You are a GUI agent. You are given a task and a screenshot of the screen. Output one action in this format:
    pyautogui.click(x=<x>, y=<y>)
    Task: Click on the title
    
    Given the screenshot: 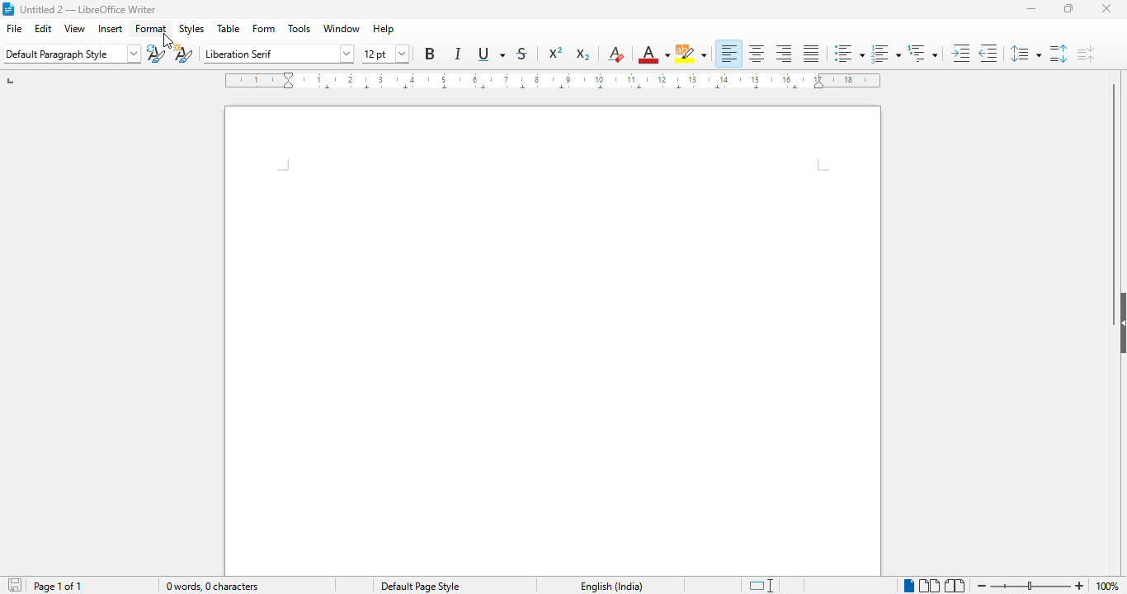 What is the action you would take?
    pyautogui.click(x=89, y=9)
    